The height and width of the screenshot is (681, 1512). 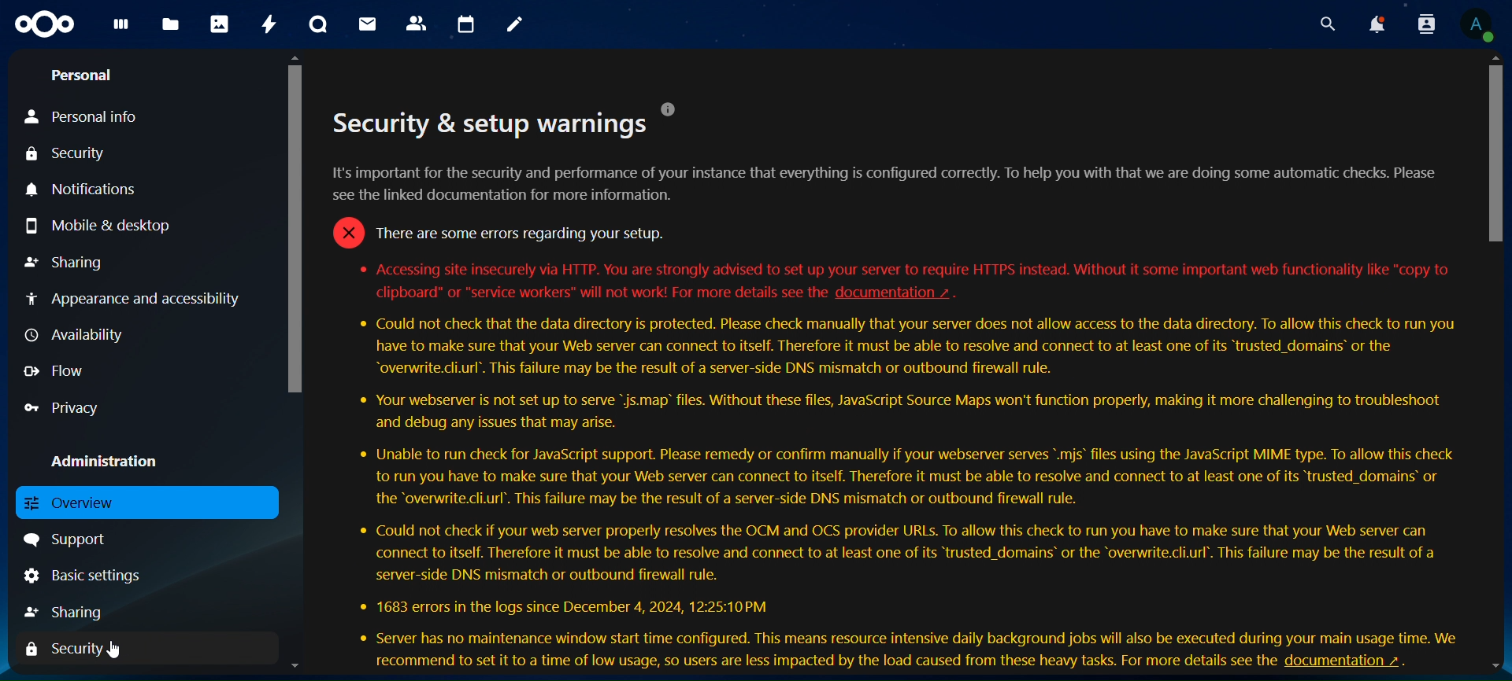 What do you see at coordinates (1423, 24) in the screenshot?
I see `notification` at bounding box center [1423, 24].